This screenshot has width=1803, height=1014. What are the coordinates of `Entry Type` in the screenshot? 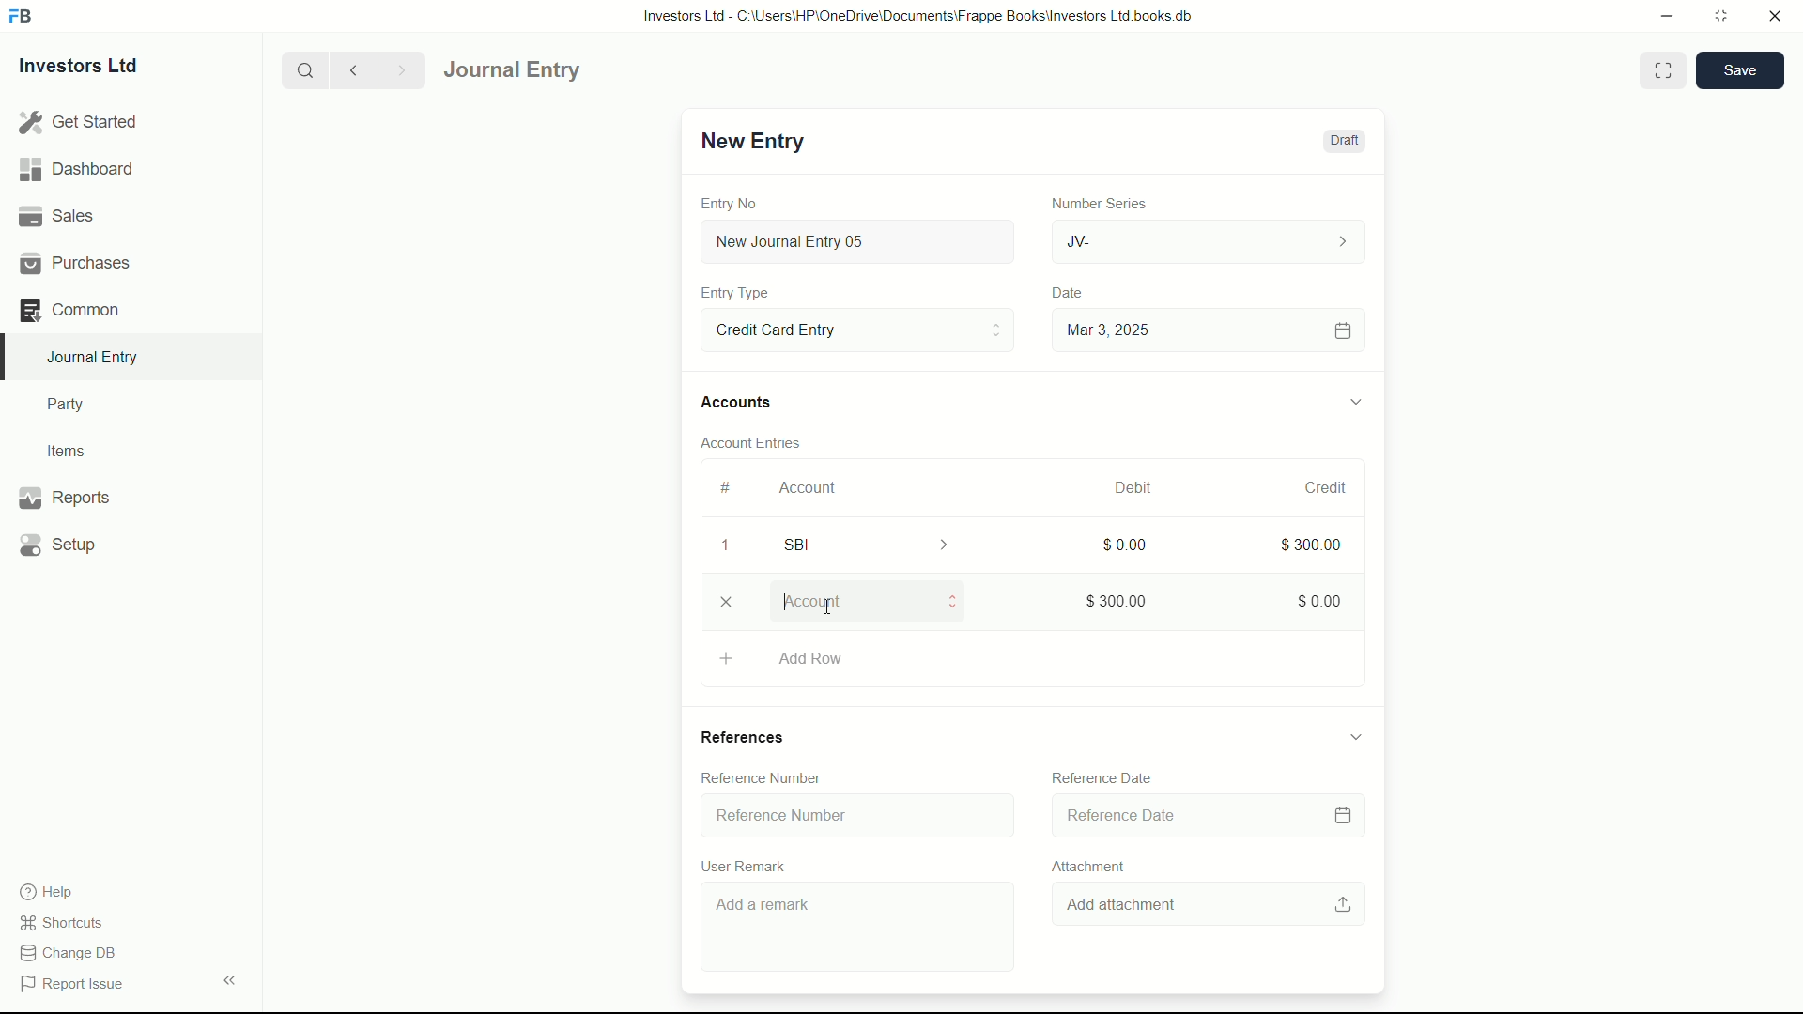 It's located at (735, 293).